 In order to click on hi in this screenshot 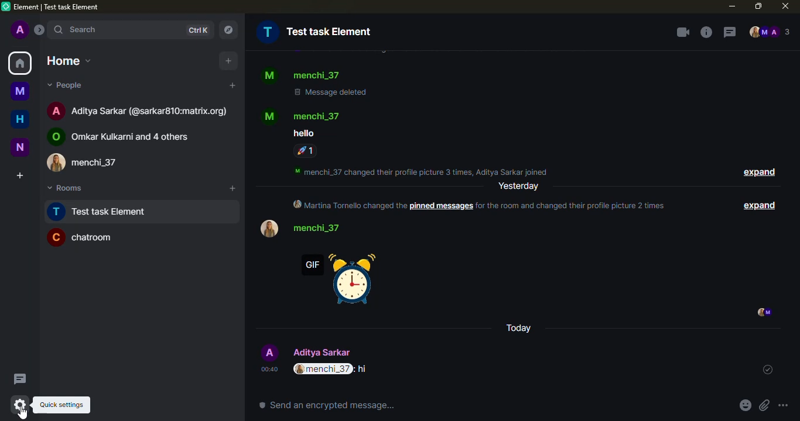, I will do `click(364, 370)`.